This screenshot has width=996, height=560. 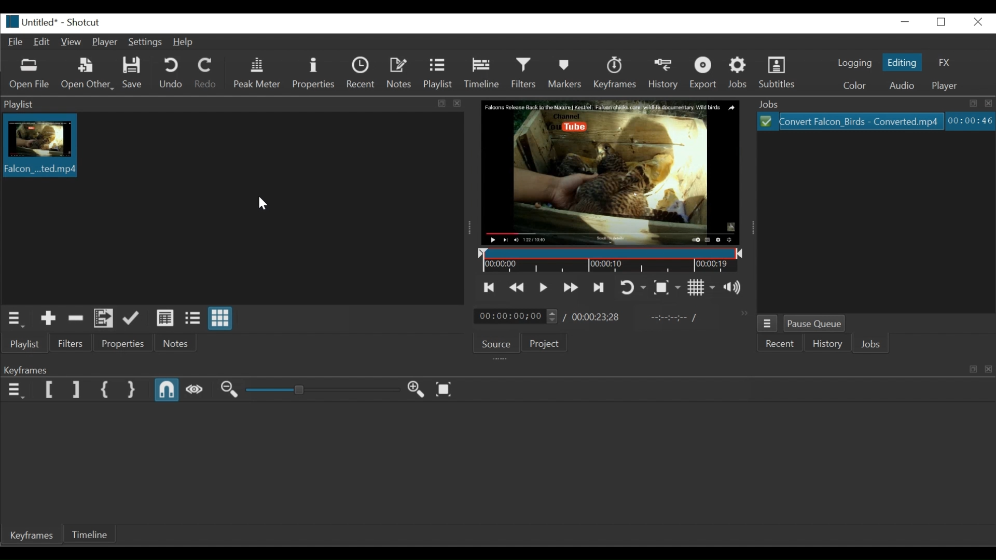 I want to click on Keyframes, so click(x=617, y=73).